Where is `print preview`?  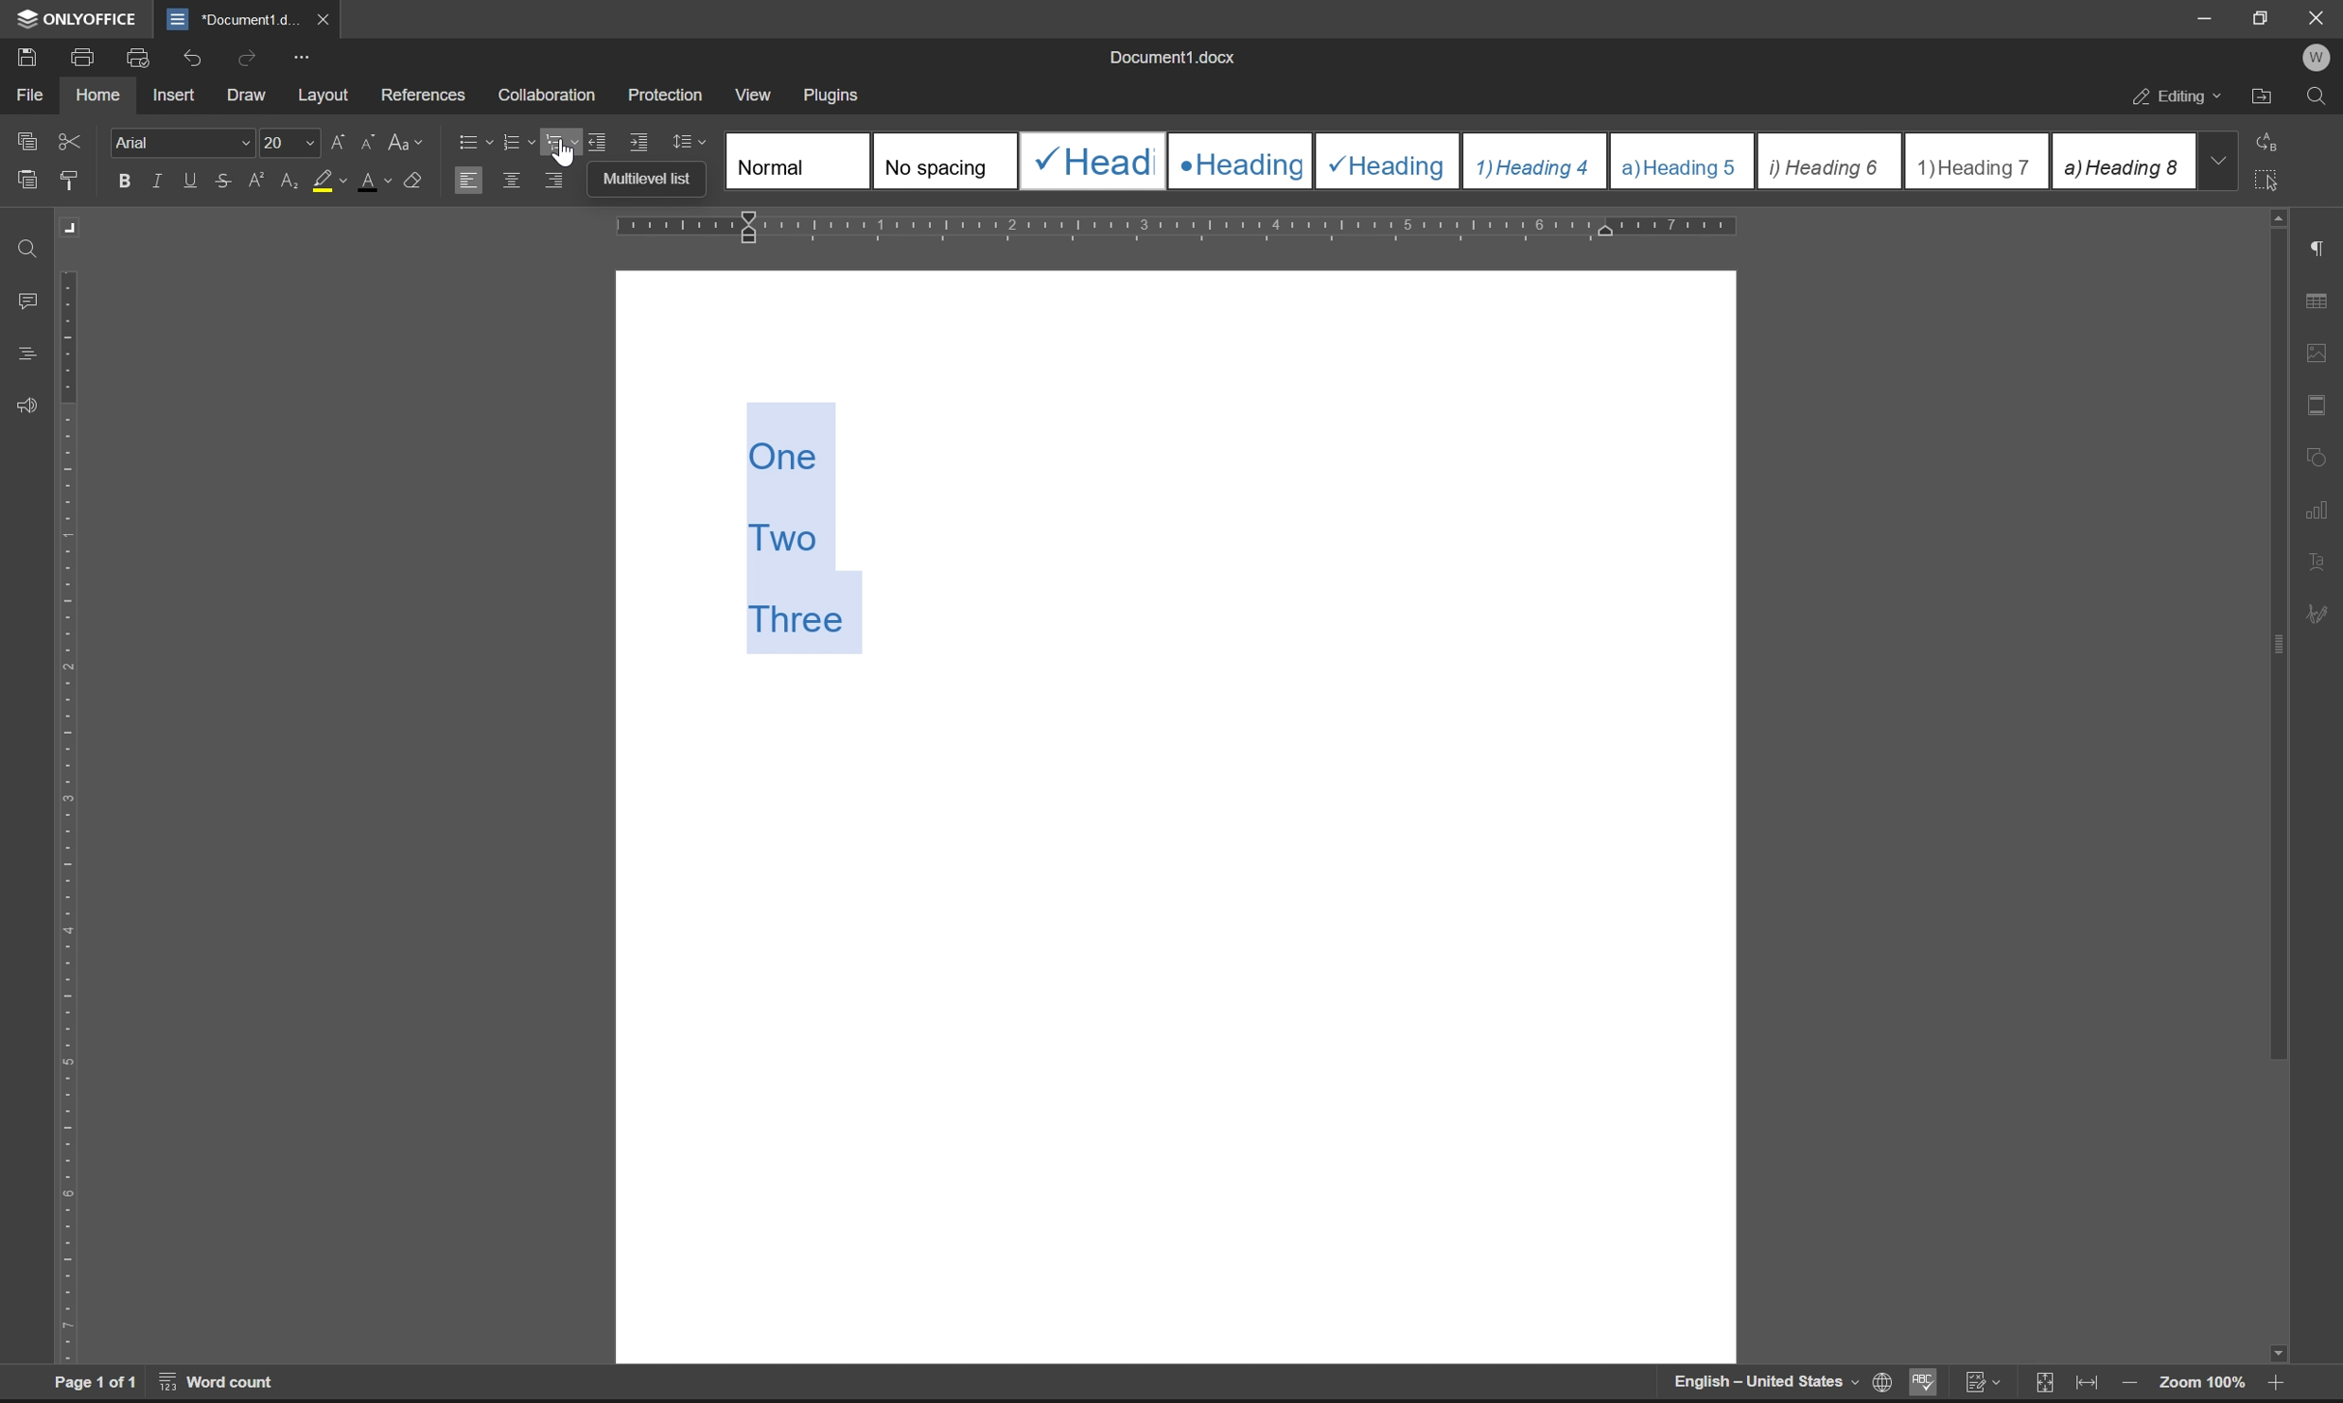
print preview is located at coordinates (141, 58).